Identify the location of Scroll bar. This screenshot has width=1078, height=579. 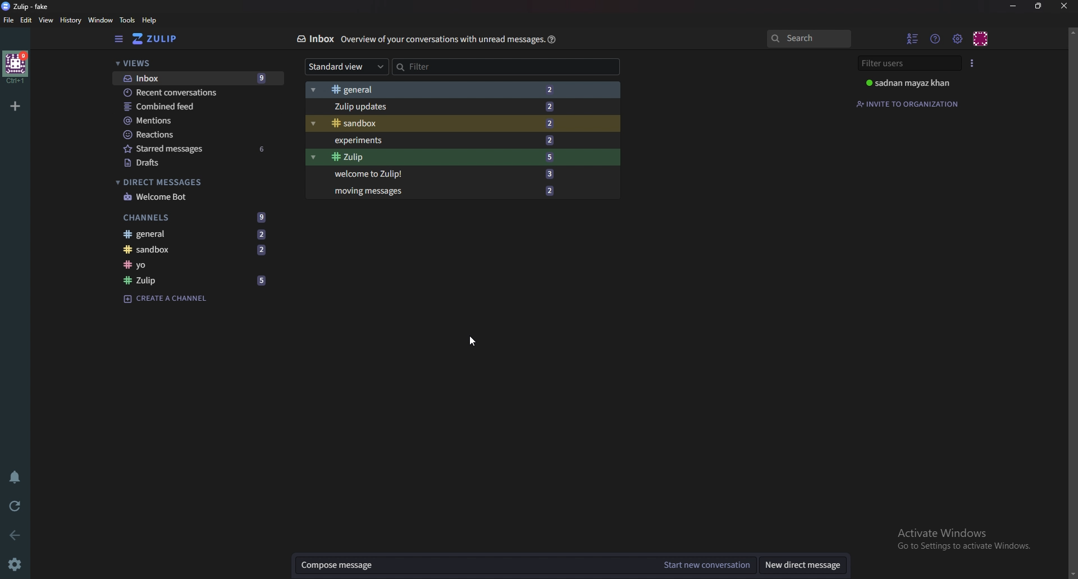
(1072, 304).